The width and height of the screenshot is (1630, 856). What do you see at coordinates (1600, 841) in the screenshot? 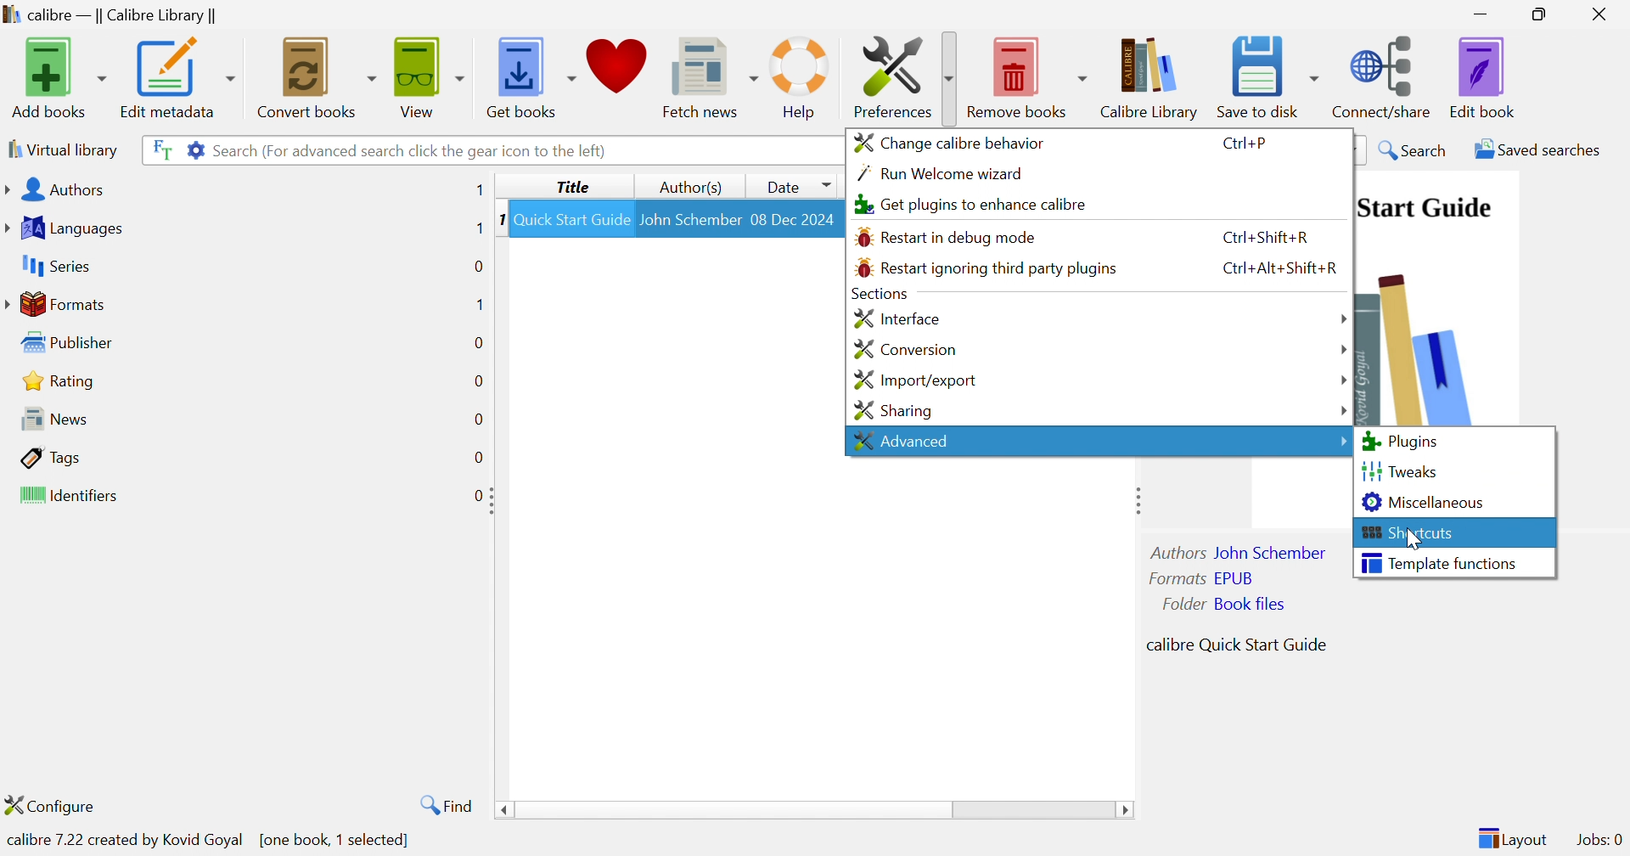
I see `Jobs: 0` at bounding box center [1600, 841].